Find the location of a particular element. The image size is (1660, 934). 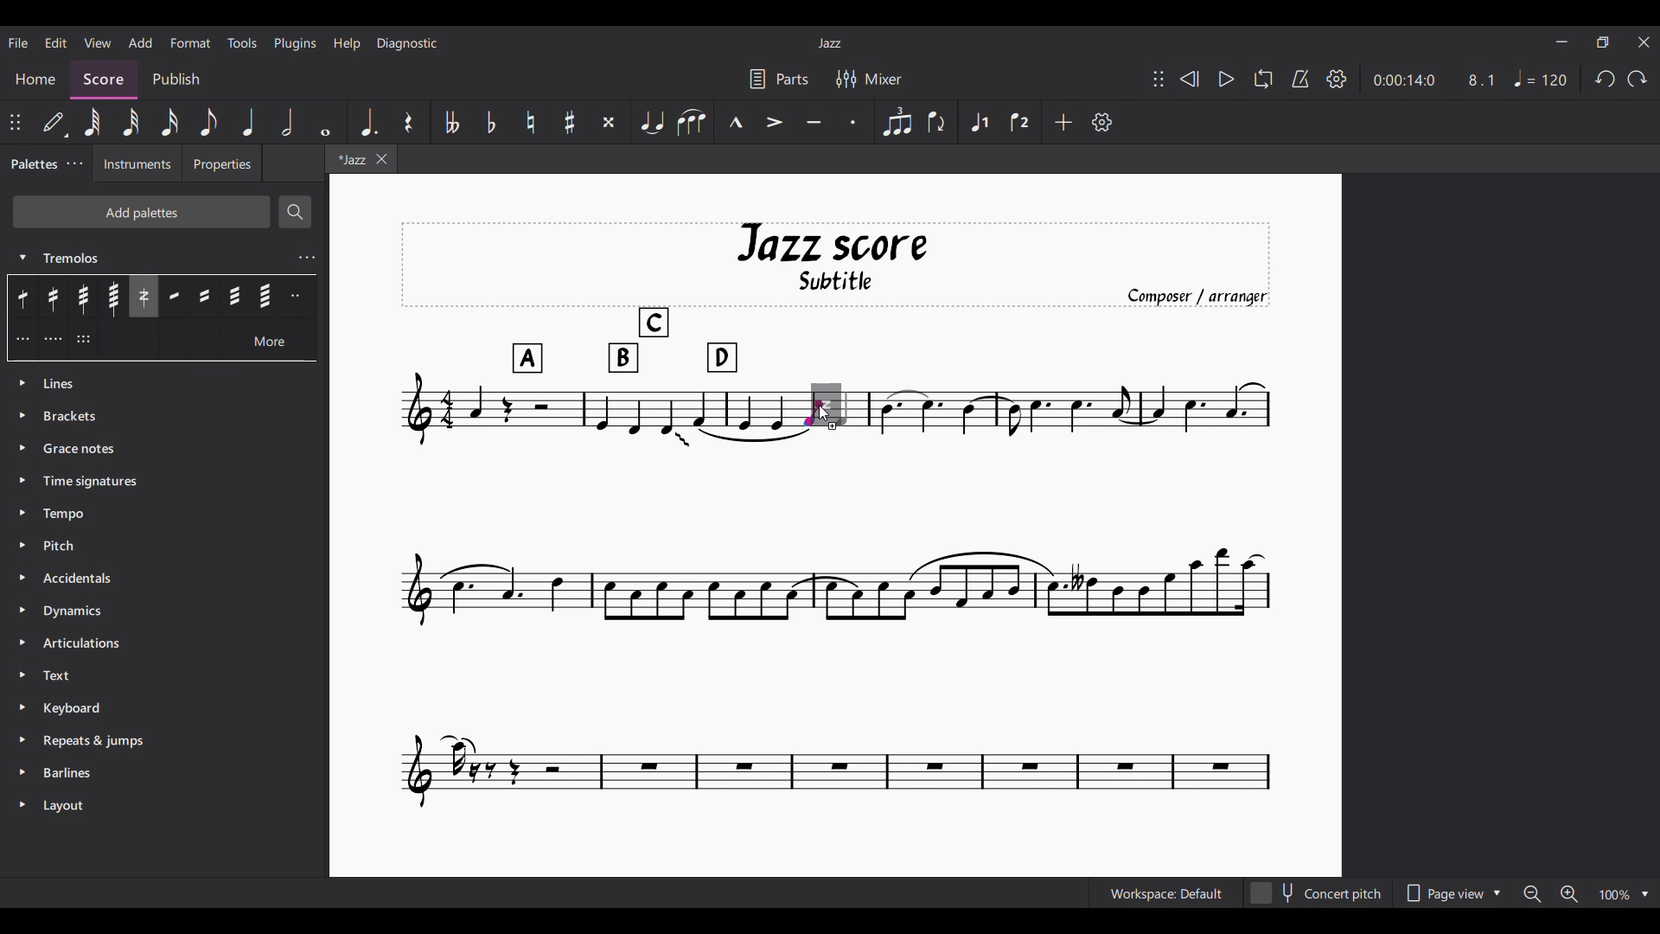

Show in smaller tab is located at coordinates (1603, 42).